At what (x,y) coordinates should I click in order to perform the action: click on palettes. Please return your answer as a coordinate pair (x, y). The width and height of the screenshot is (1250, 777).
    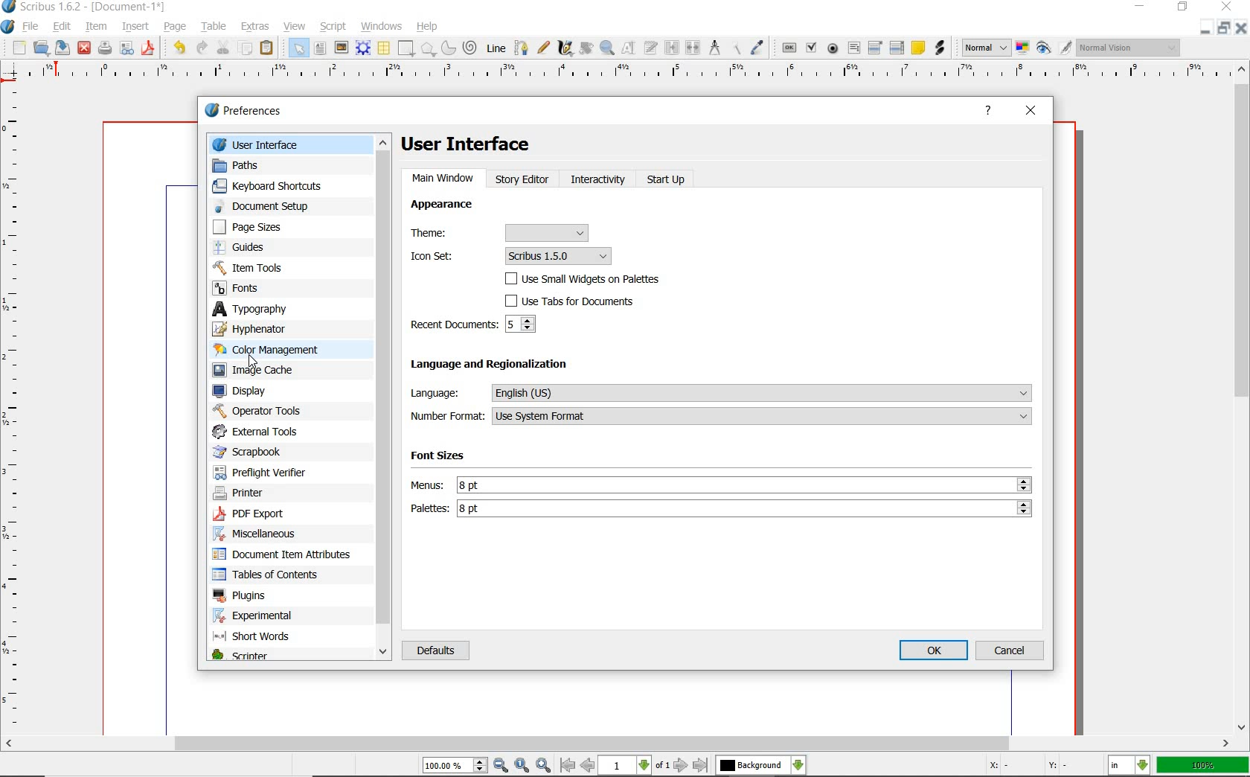
    Looking at the image, I should click on (720, 508).